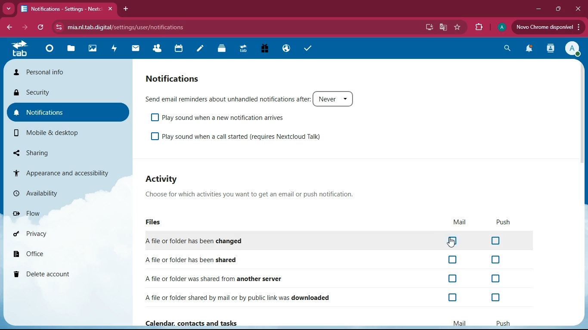 This screenshot has height=330, width=588. I want to click on description, so click(253, 194).